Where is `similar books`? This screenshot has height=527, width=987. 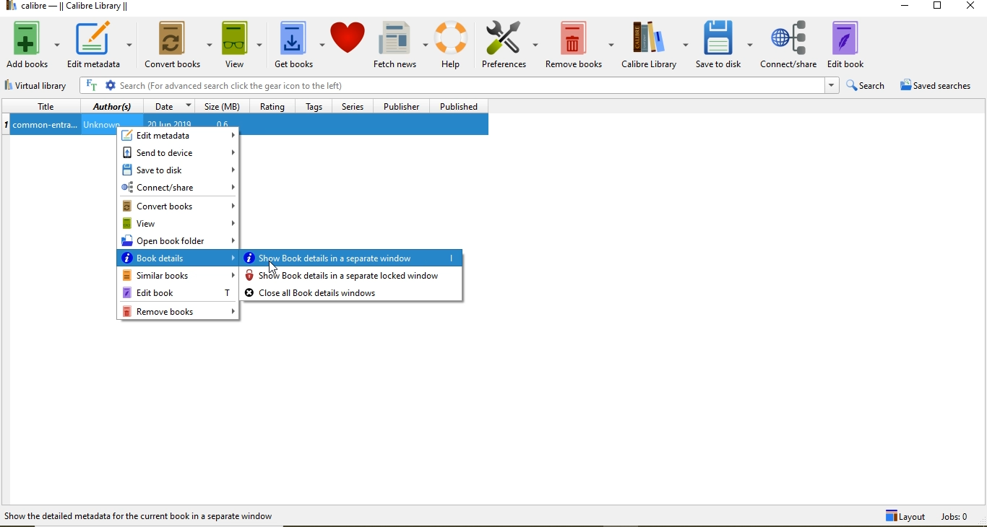
similar books is located at coordinates (178, 276).